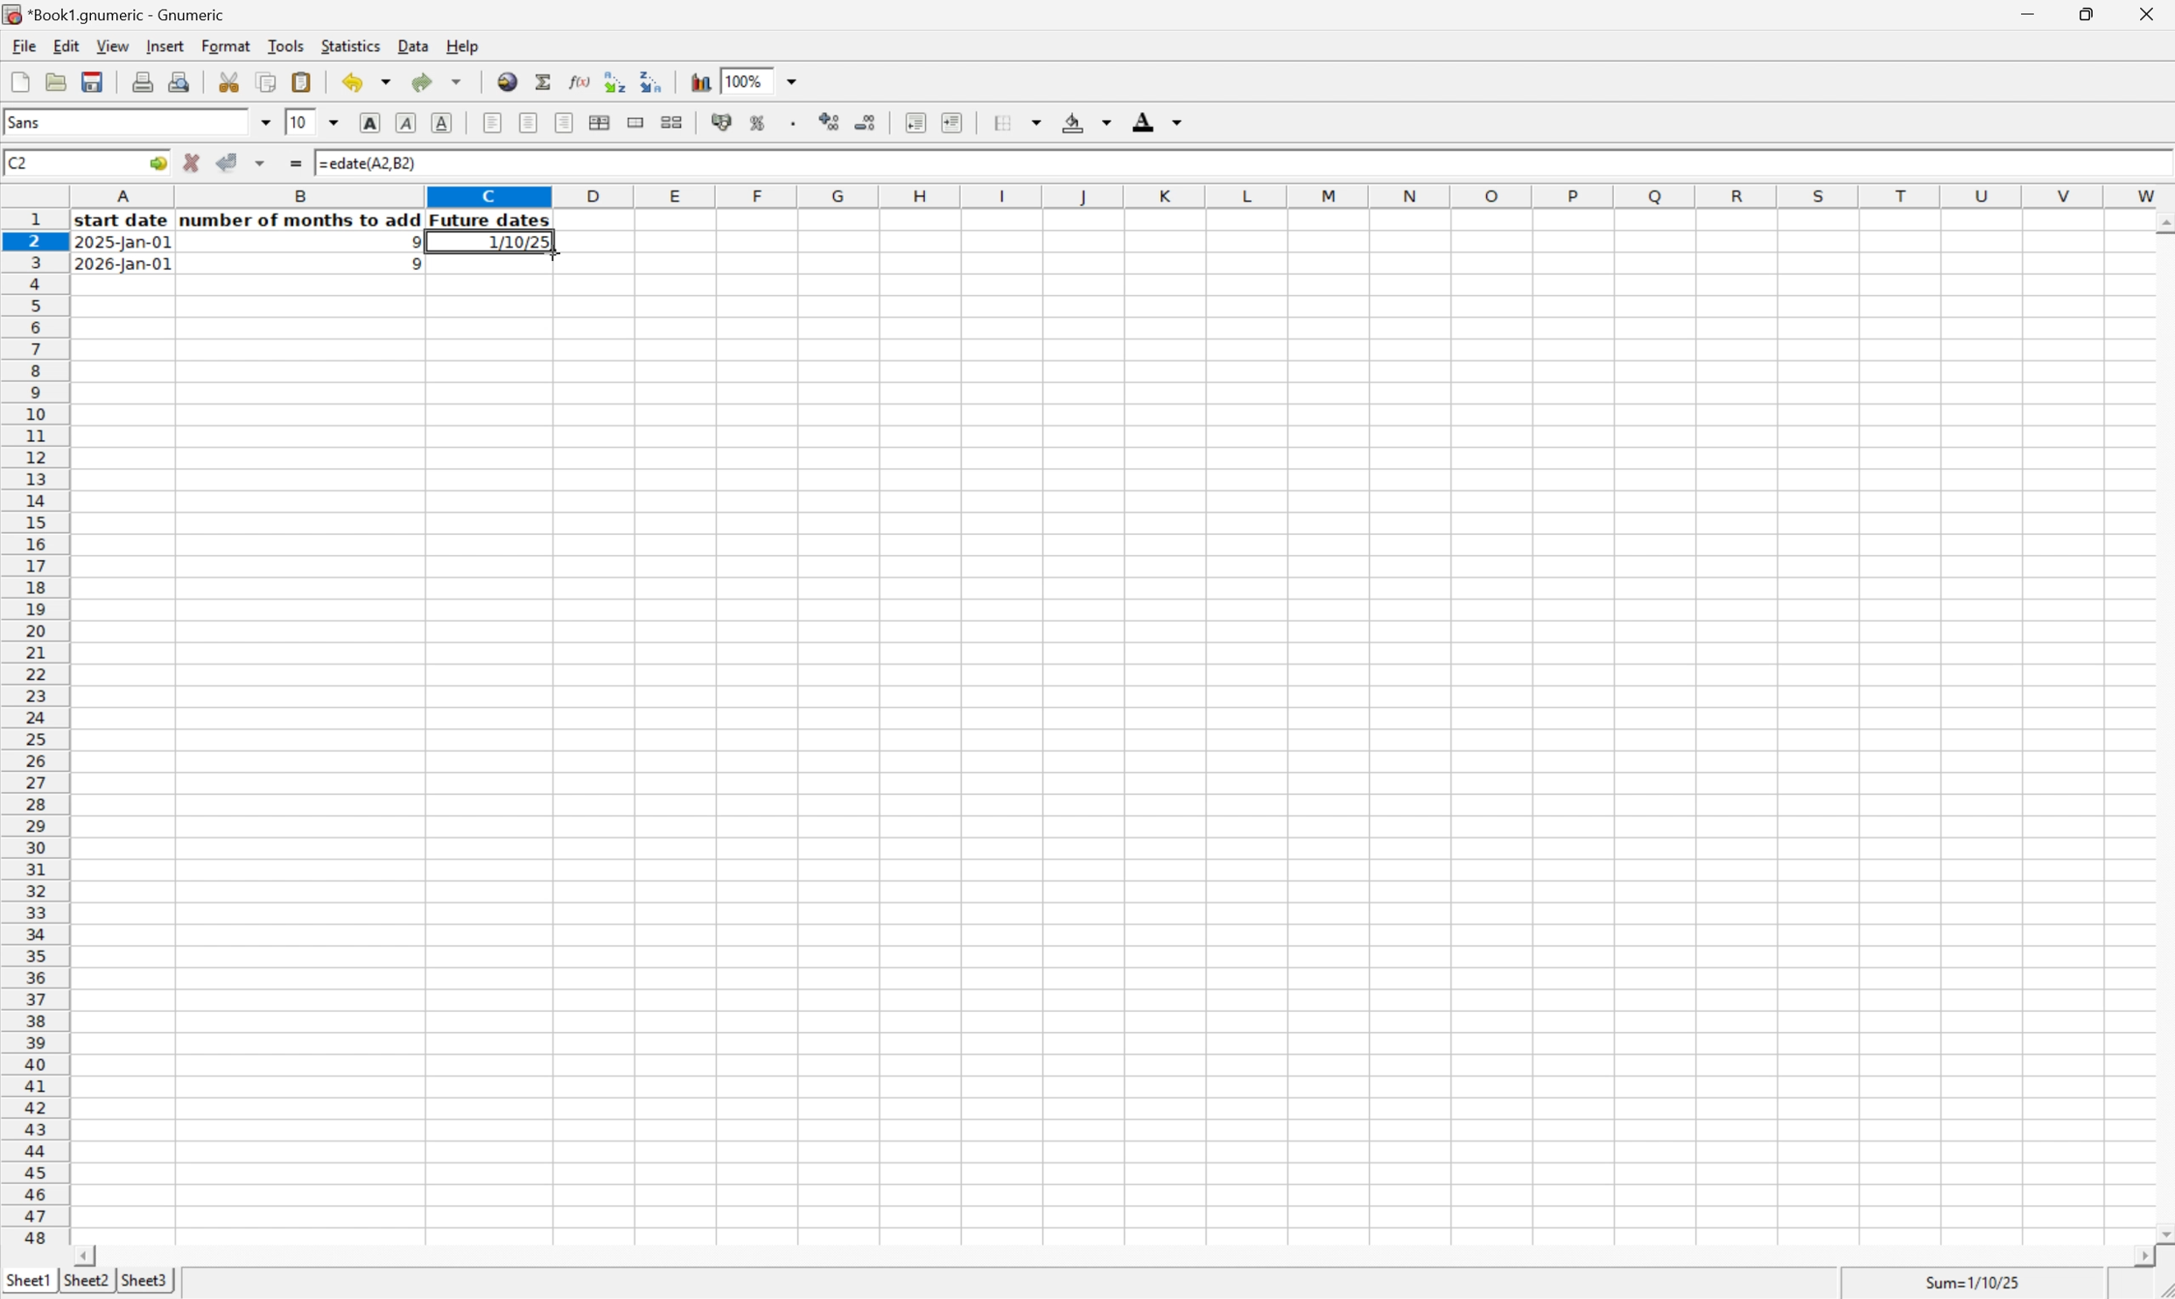 Image resolution: width=2175 pixels, height=1299 pixels. Describe the element at coordinates (866, 121) in the screenshot. I see `Decrease the number of decimals displayed` at that location.